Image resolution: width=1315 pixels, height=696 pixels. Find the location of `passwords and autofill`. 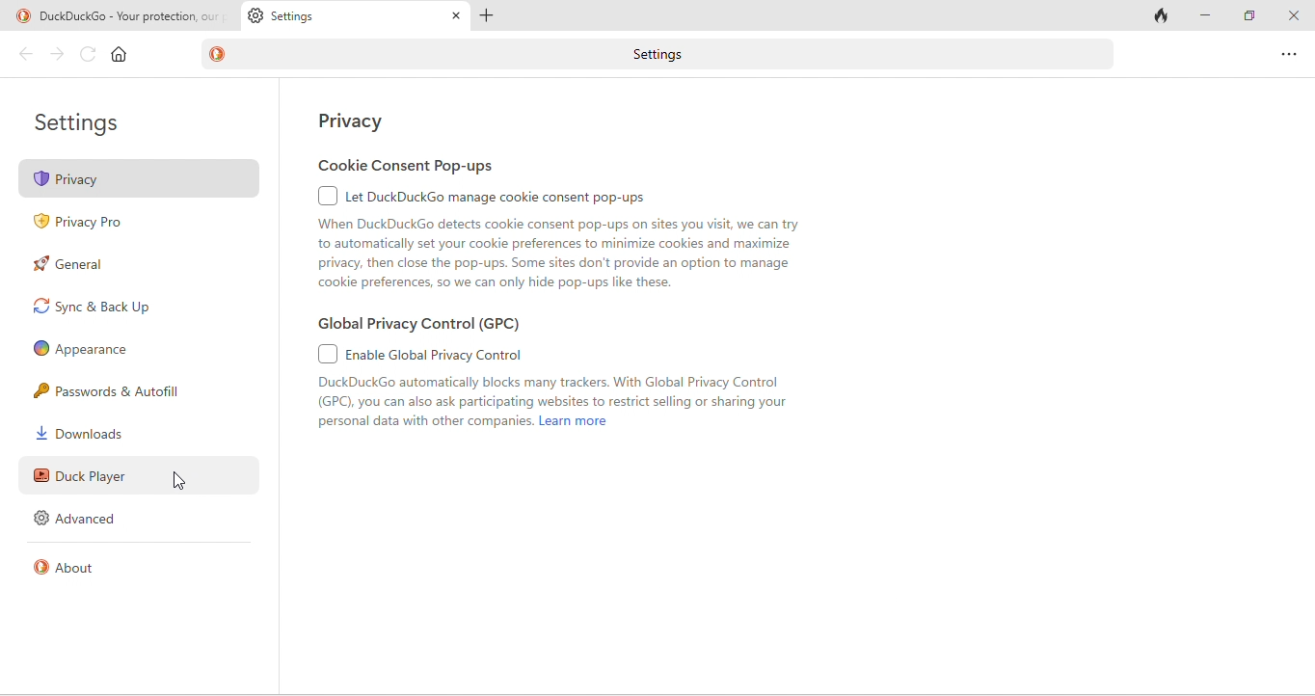

passwords and autofill is located at coordinates (125, 391).